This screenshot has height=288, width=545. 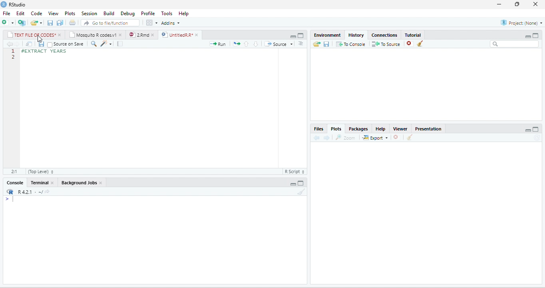 What do you see at coordinates (317, 44) in the screenshot?
I see `open folder` at bounding box center [317, 44].